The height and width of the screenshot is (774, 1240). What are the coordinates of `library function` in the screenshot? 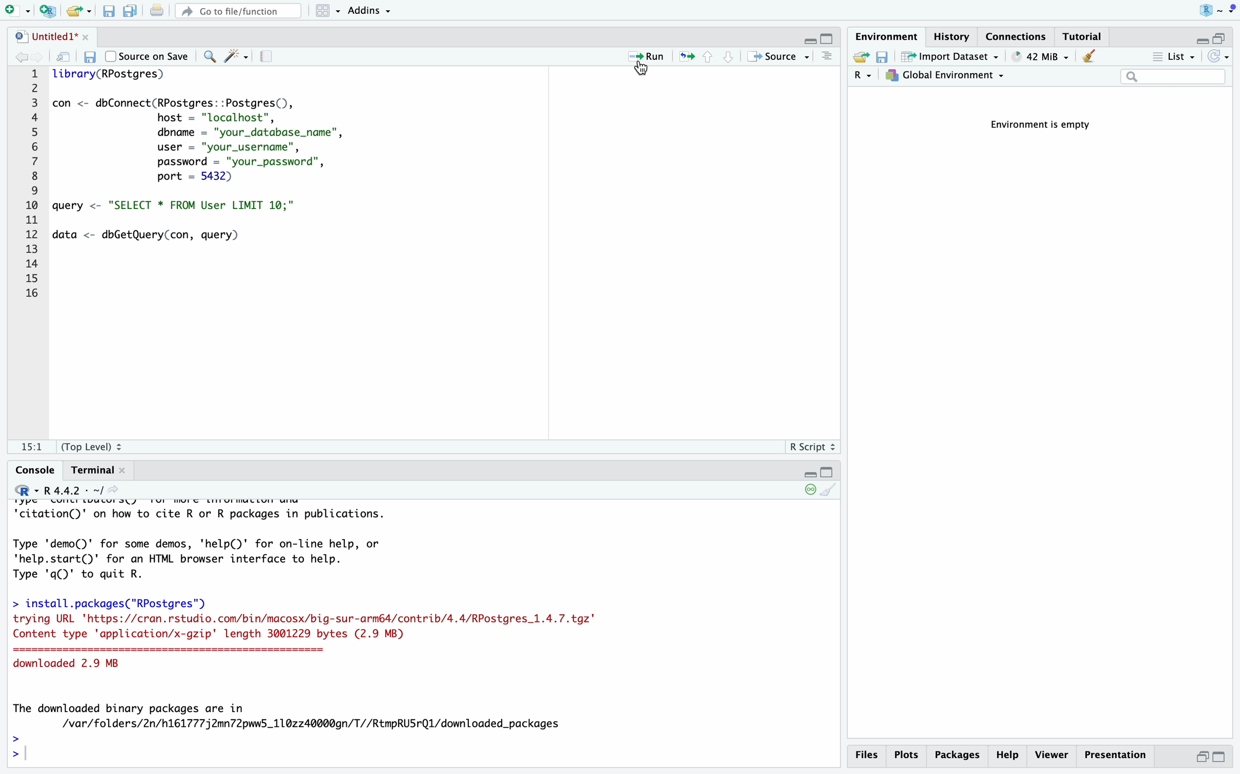 It's located at (112, 76).